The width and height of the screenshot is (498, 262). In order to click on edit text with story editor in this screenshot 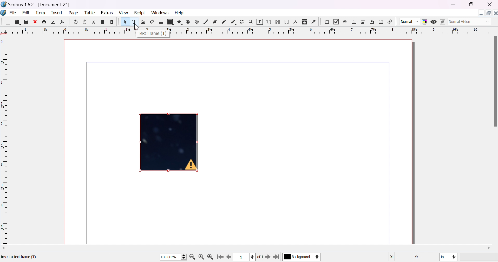, I will do `click(269, 22)`.